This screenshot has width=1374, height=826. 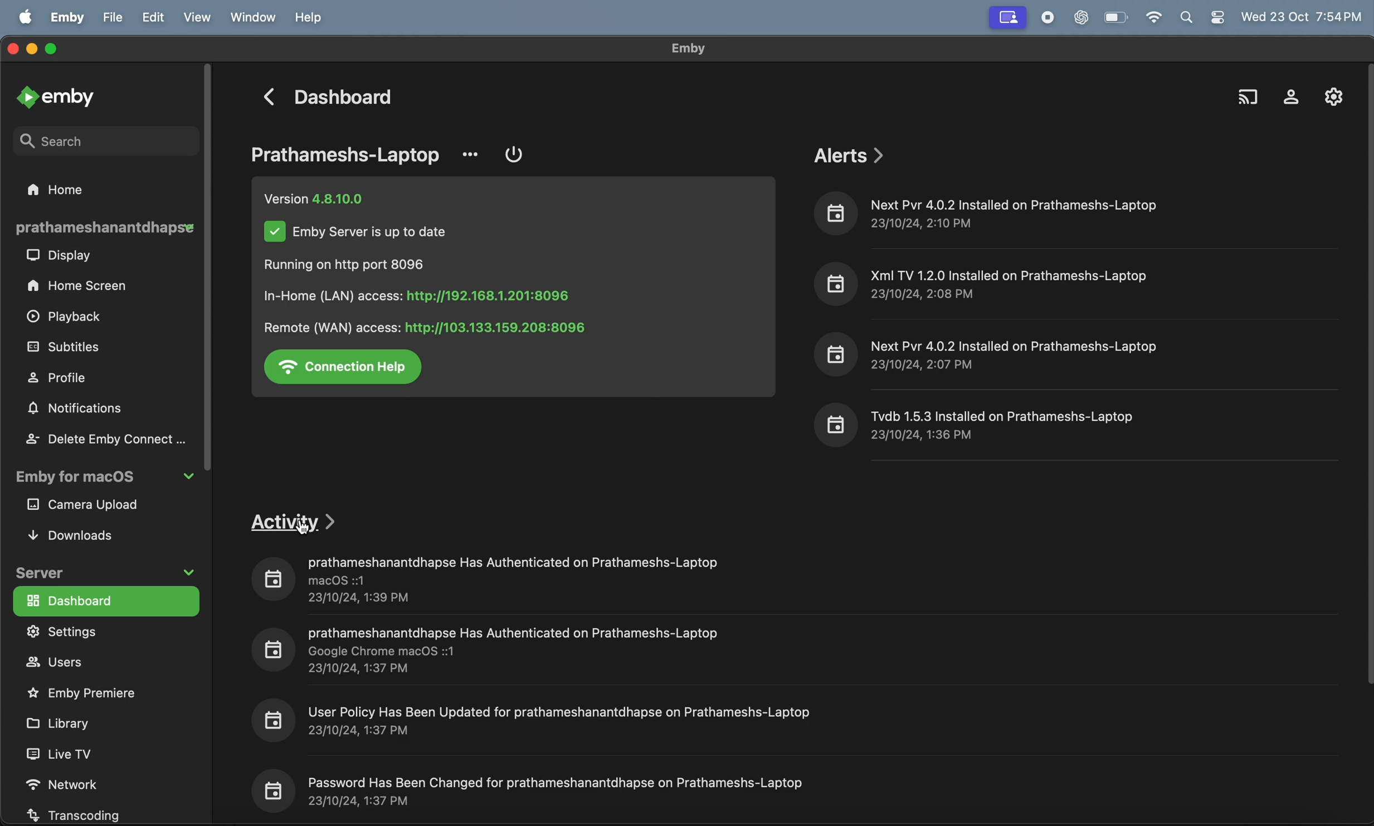 What do you see at coordinates (358, 234) in the screenshot?
I see `Vv Emby Server is up to date` at bounding box center [358, 234].